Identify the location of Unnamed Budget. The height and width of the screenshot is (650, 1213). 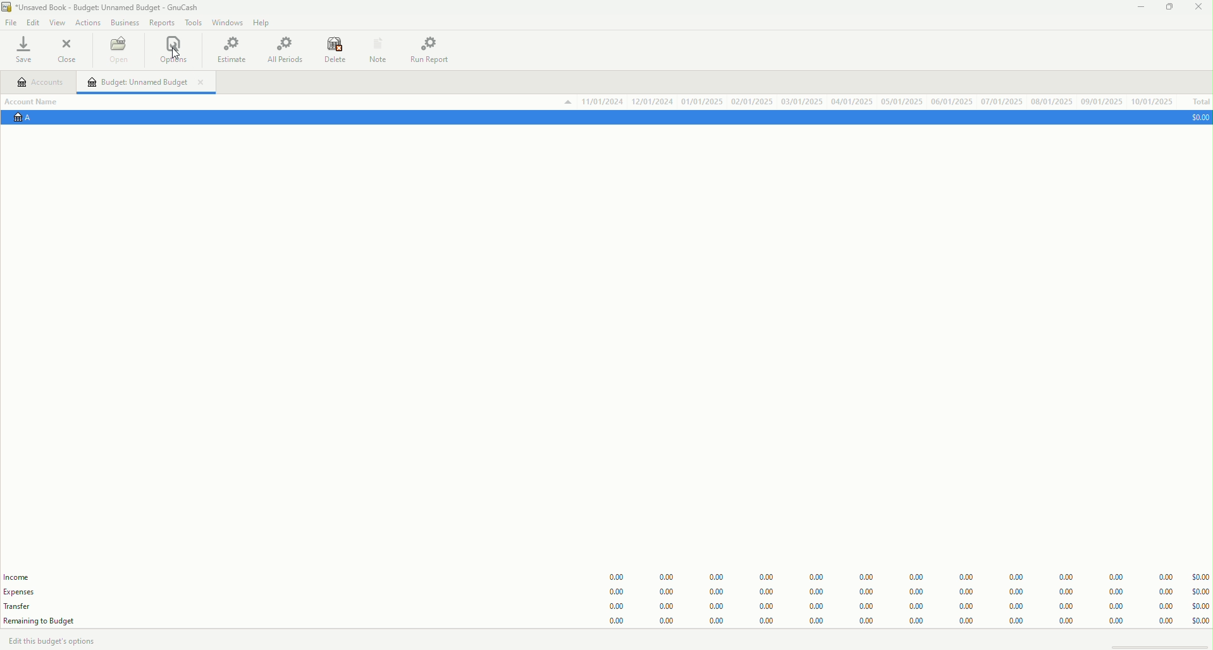
(147, 82).